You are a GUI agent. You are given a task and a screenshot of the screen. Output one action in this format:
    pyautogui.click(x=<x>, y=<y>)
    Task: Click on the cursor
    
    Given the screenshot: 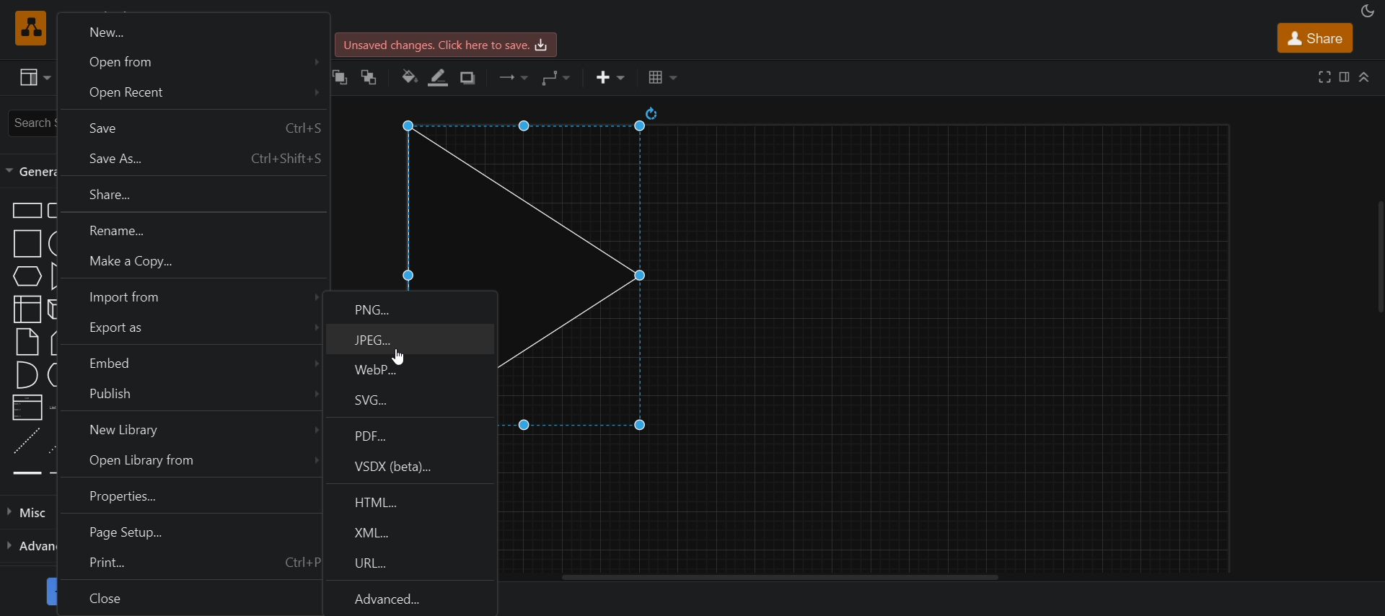 What is the action you would take?
    pyautogui.click(x=399, y=358)
    